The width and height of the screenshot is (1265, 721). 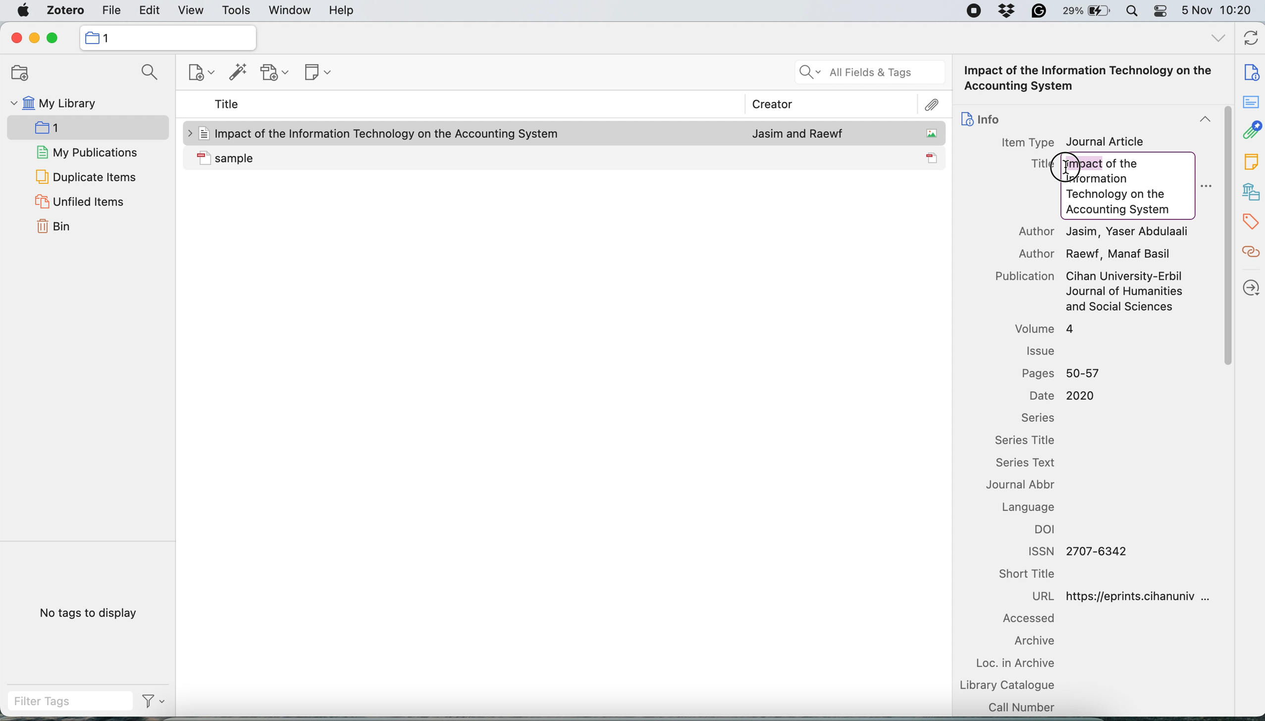 I want to click on note info, so click(x=1251, y=72).